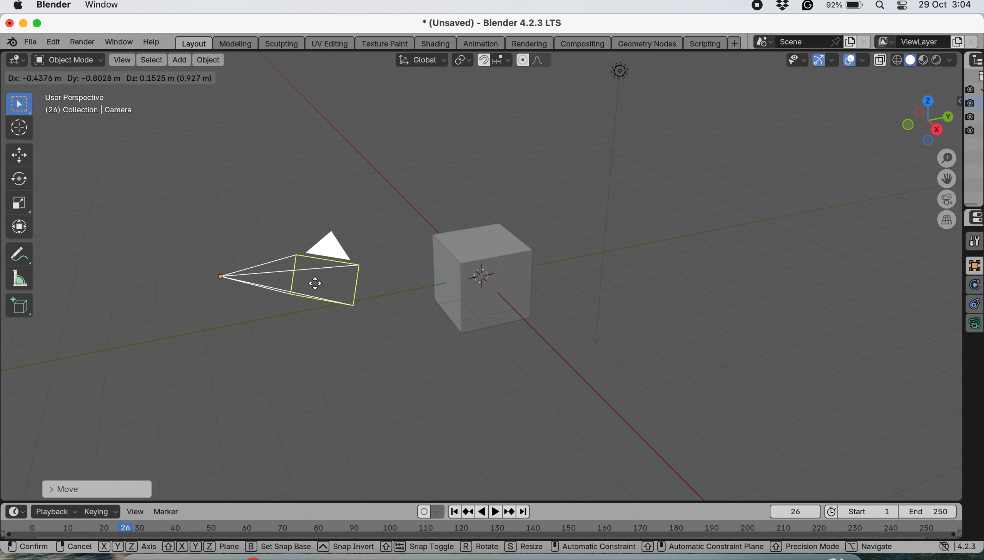 The width and height of the screenshot is (984, 560). What do you see at coordinates (25, 548) in the screenshot?
I see `confirm` at bounding box center [25, 548].